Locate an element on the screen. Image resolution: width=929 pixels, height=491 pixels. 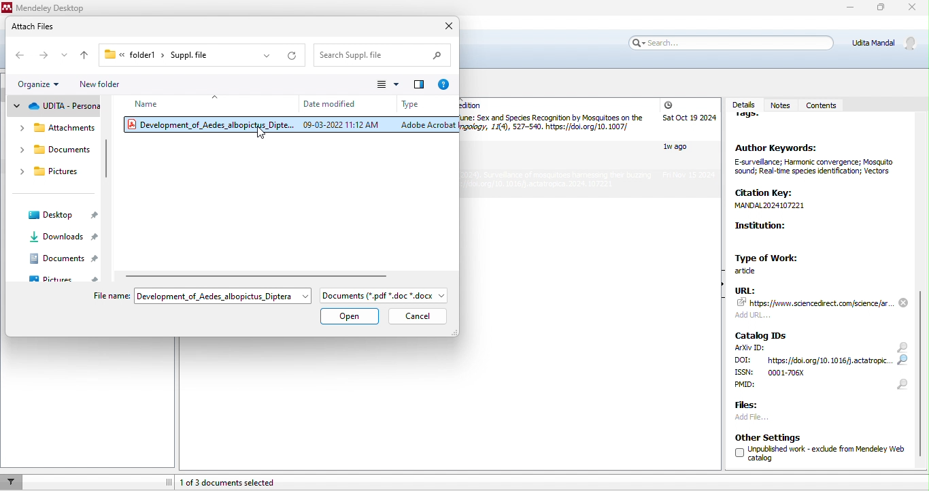
attach files is located at coordinates (46, 27).